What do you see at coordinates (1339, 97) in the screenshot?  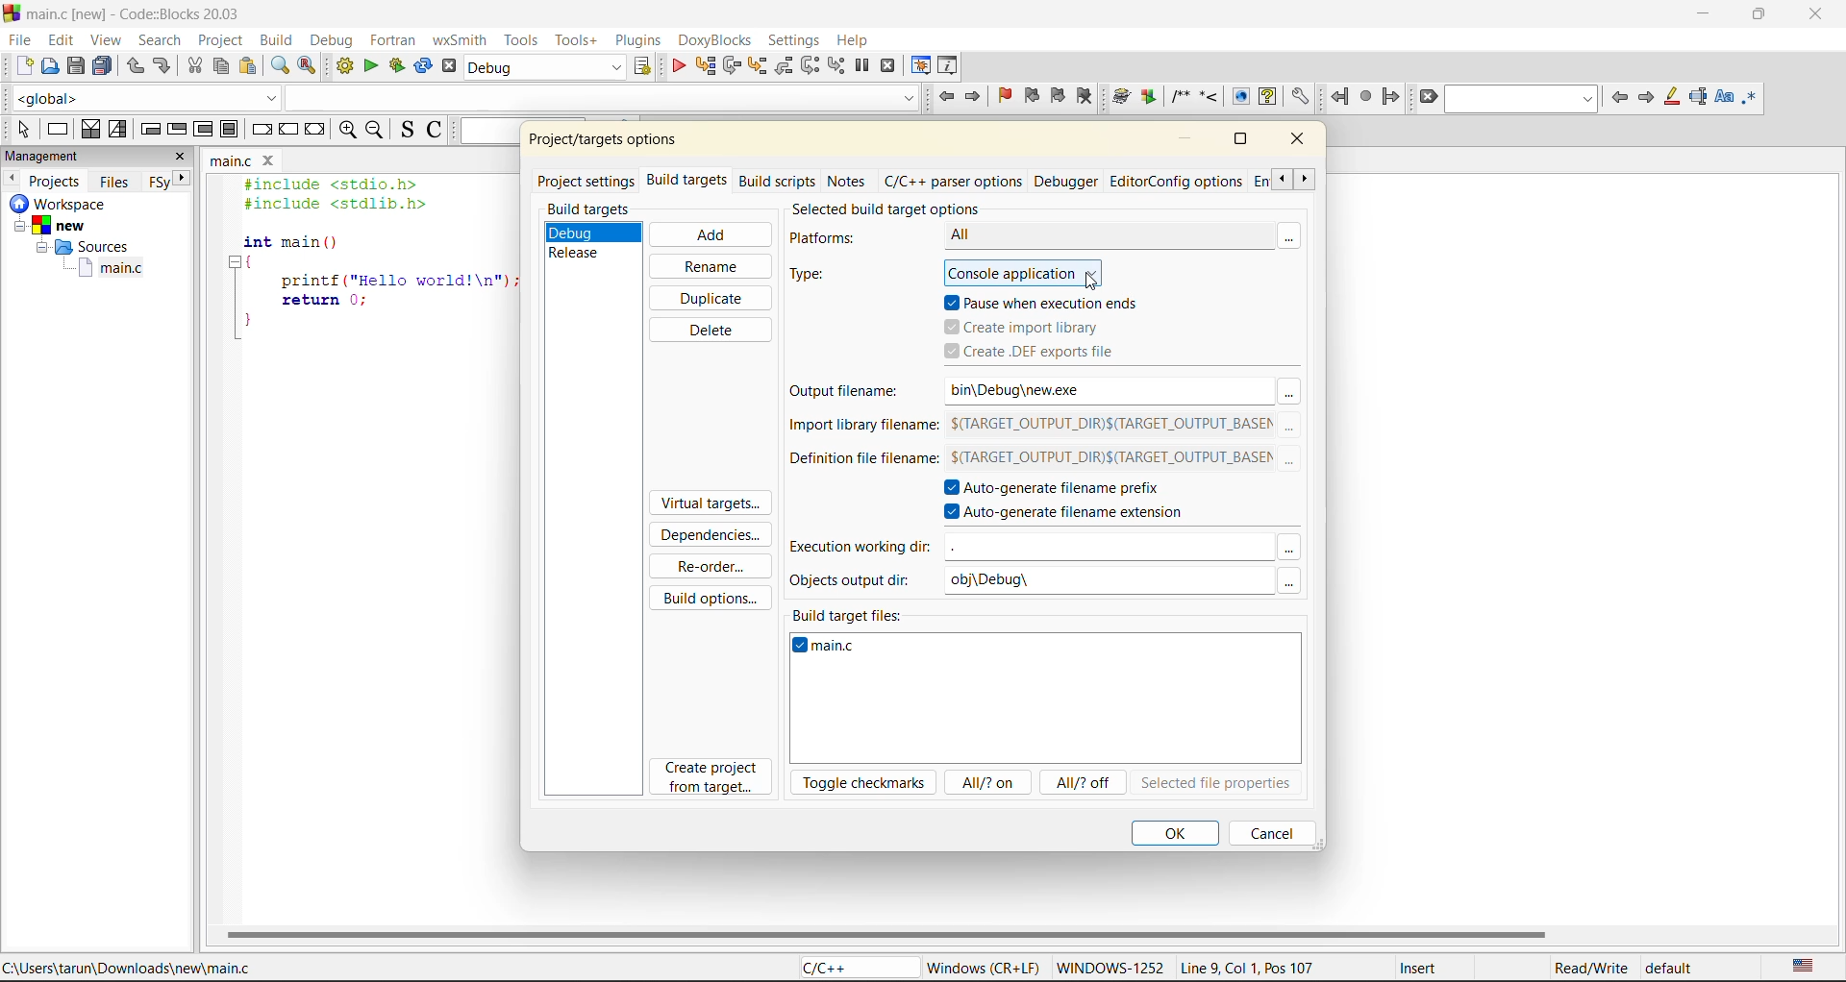 I see `jump back` at bounding box center [1339, 97].